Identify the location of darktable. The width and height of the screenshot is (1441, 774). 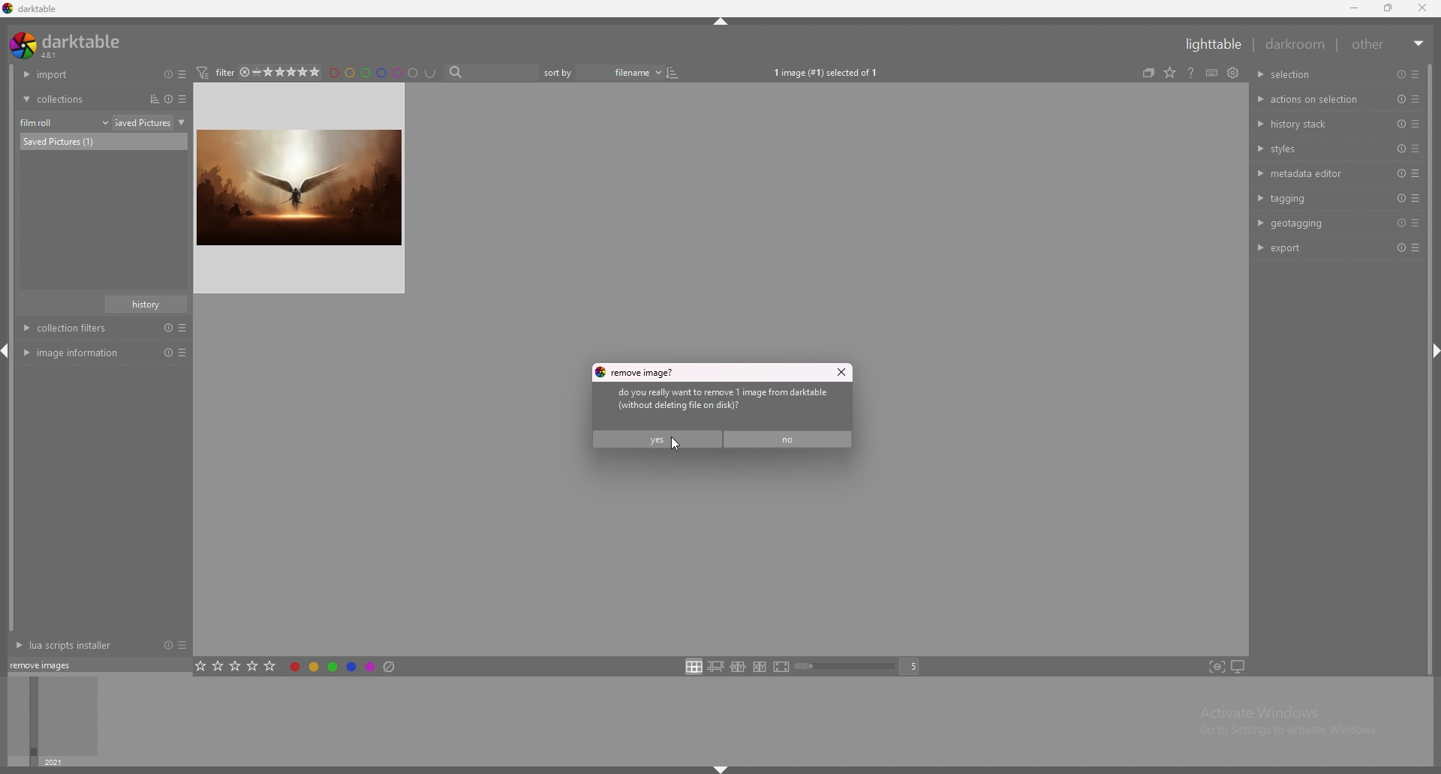
(68, 45).